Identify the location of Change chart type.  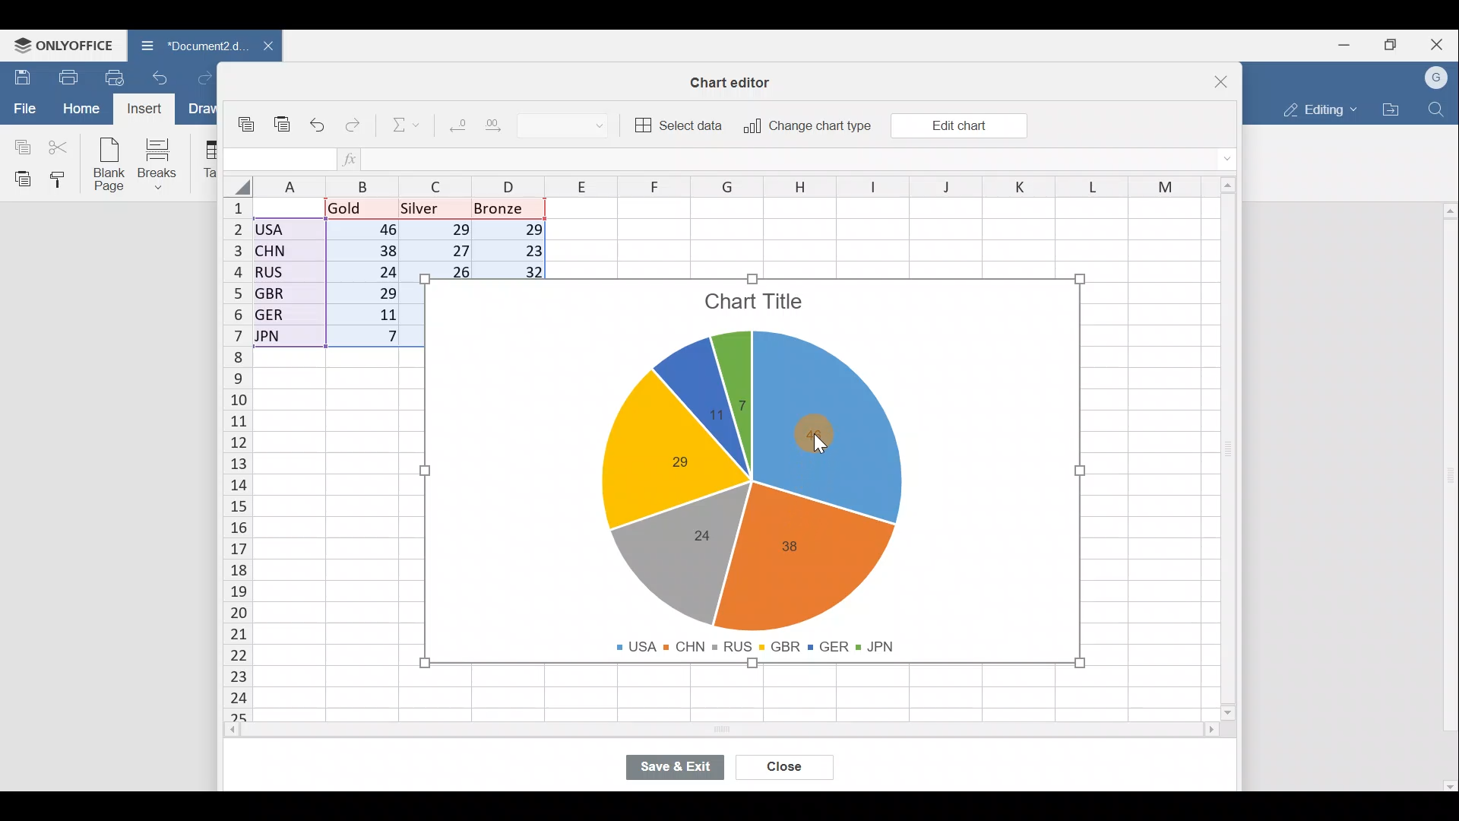
(802, 127).